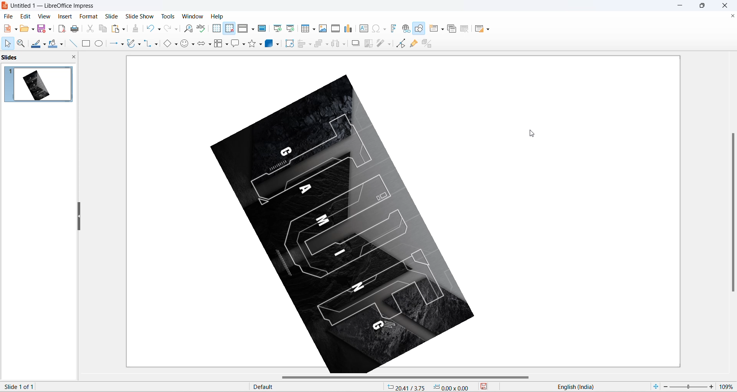 This screenshot has width=737, height=392. I want to click on delete slide, so click(465, 30).